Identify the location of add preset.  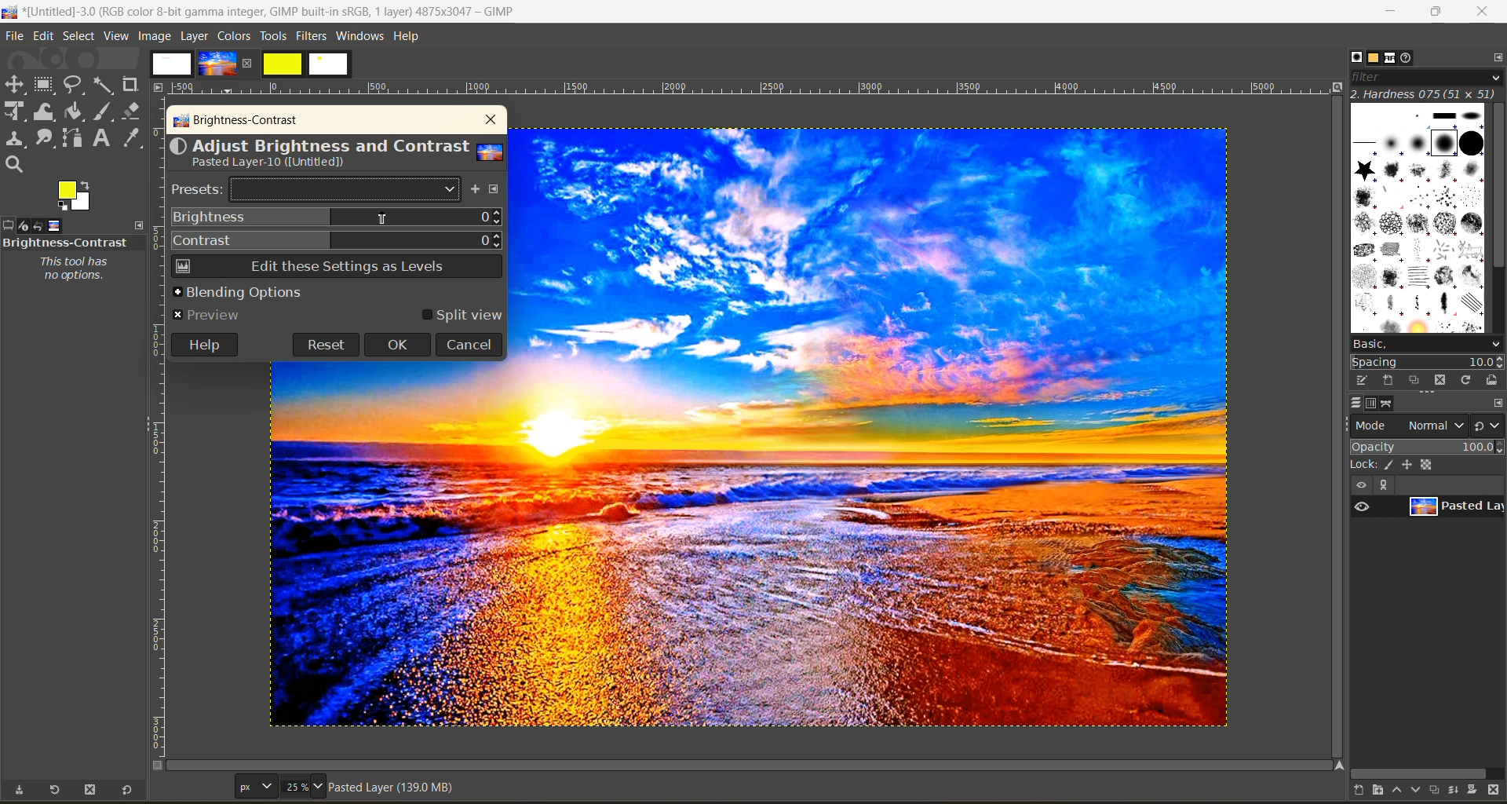
(476, 191).